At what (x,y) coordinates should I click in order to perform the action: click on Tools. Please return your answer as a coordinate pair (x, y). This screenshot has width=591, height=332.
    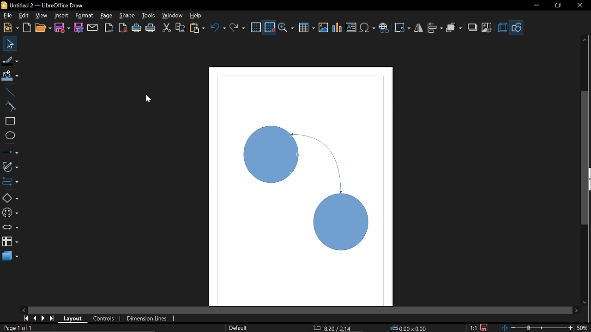
    Looking at the image, I should click on (149, 16).